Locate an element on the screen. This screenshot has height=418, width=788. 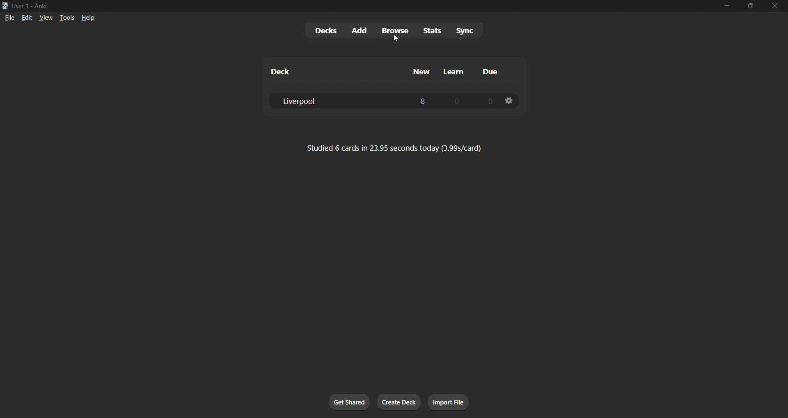
8 is located at coordinates (421, 102).